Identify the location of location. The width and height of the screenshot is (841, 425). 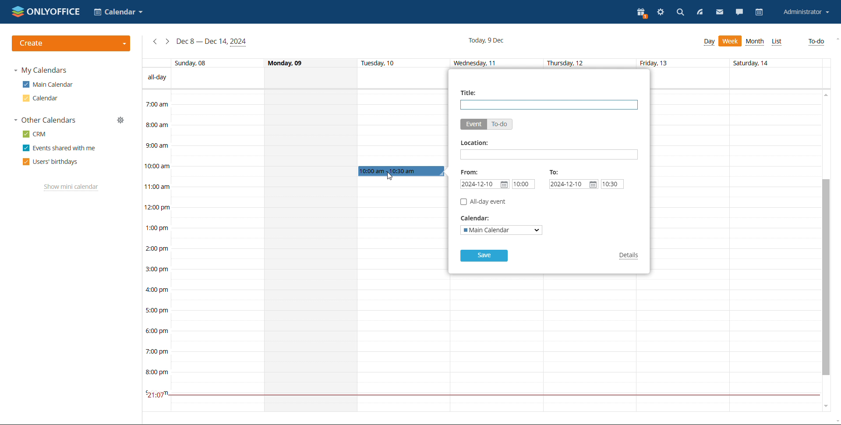
(549, 154).